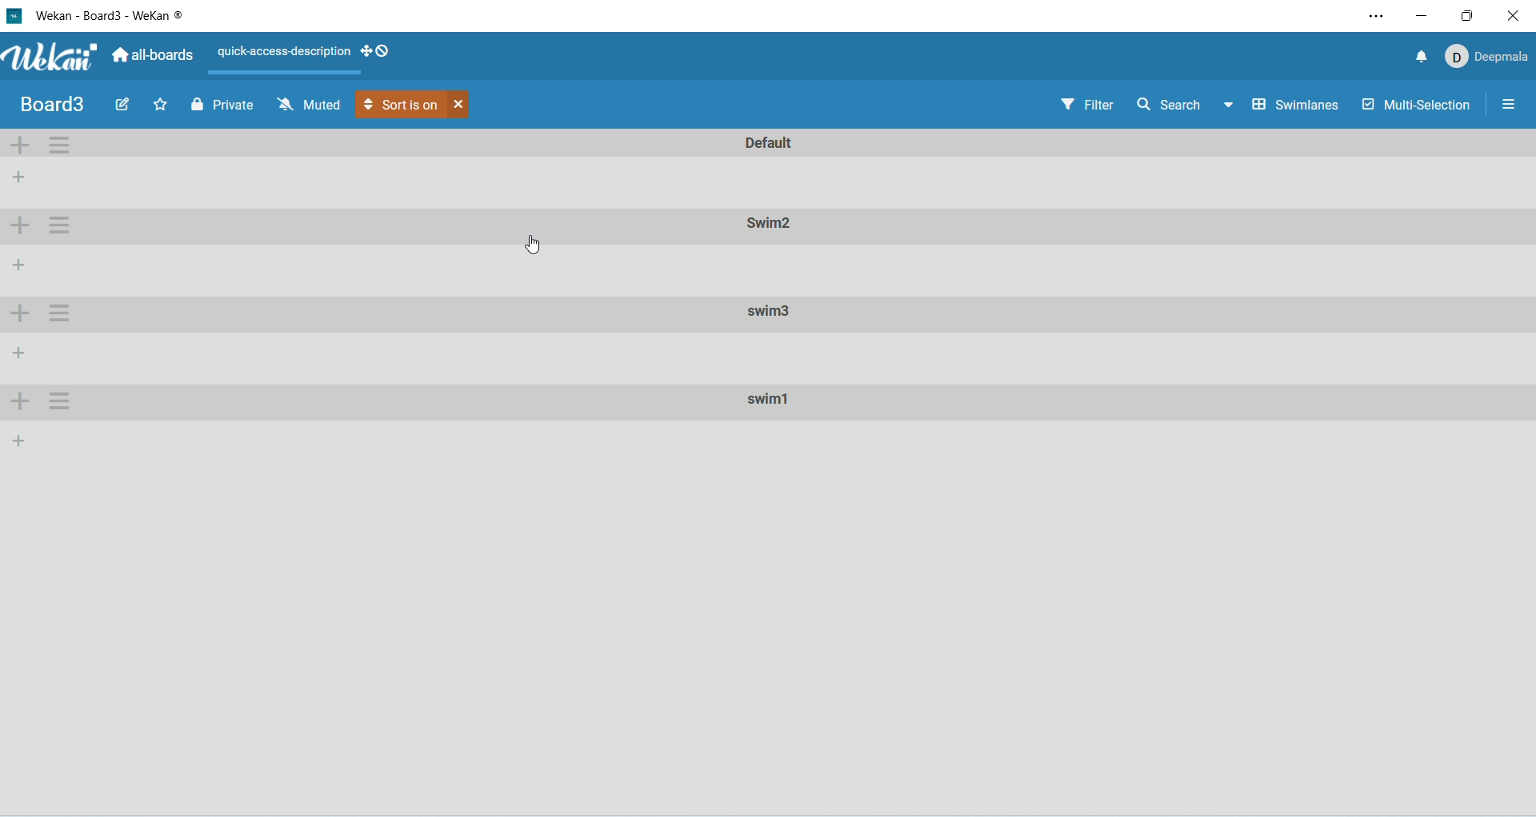 The image size is (1536, 817). What do you see at coordinates (16, 18) in the screenshot?
I see `logo` at bounding box center [16, 18].